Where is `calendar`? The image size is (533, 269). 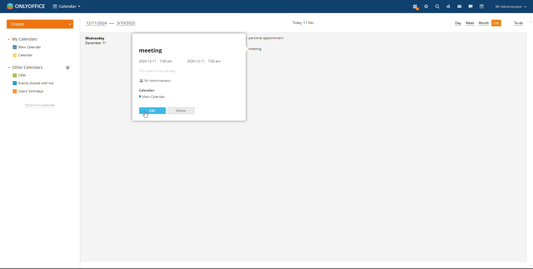 calendar is located at coordinates (482, 7).